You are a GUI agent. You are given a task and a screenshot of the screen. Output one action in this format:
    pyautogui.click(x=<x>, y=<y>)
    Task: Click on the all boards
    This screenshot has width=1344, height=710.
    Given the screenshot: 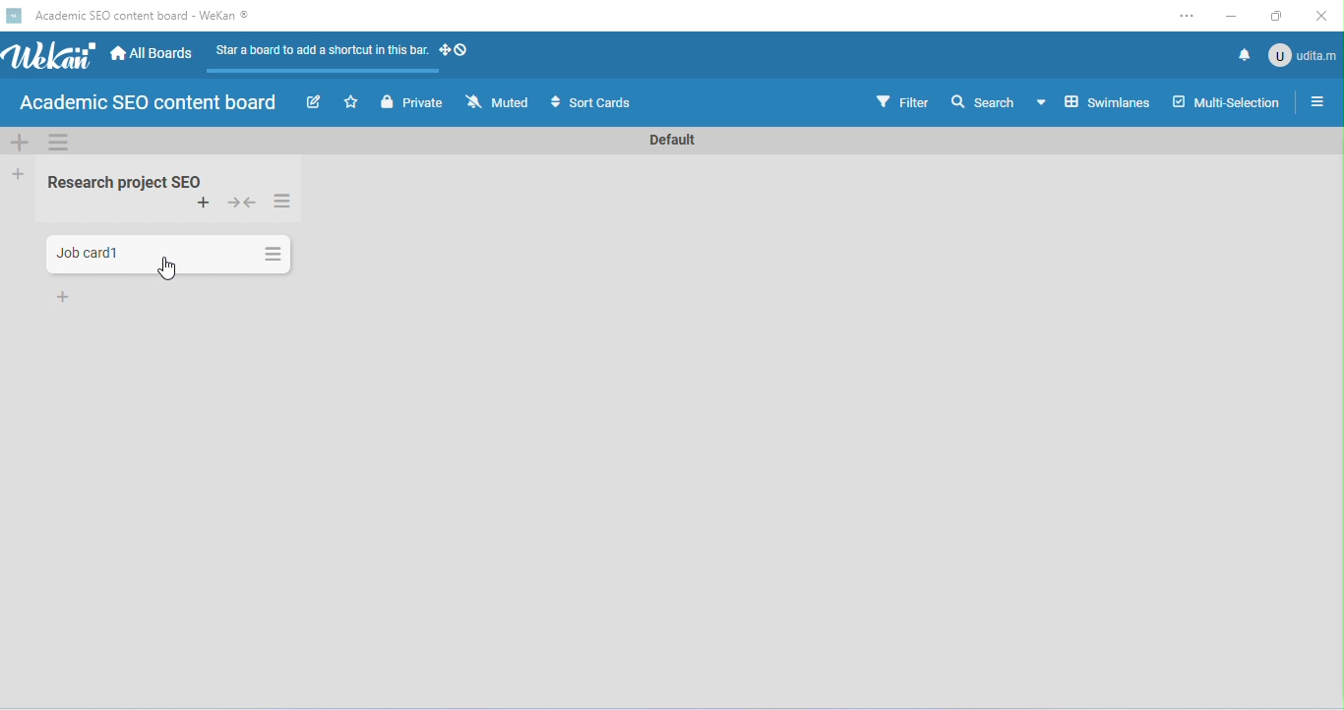 What is the action you would take?
    pyautogui.click(x=153, y=54)
    